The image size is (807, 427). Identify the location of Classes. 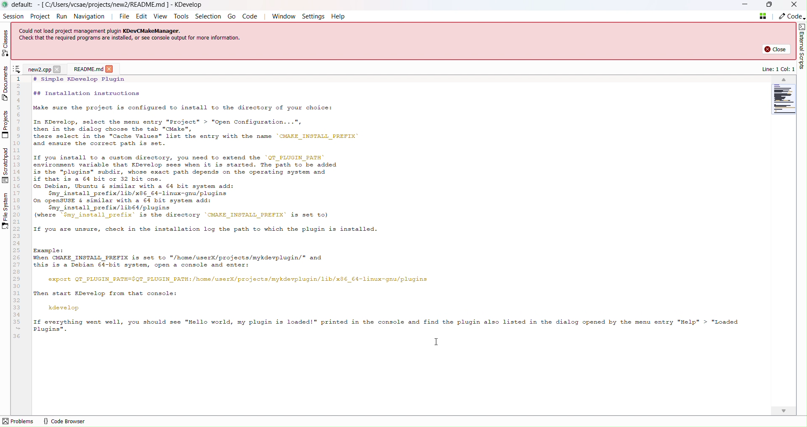
(8, 43).